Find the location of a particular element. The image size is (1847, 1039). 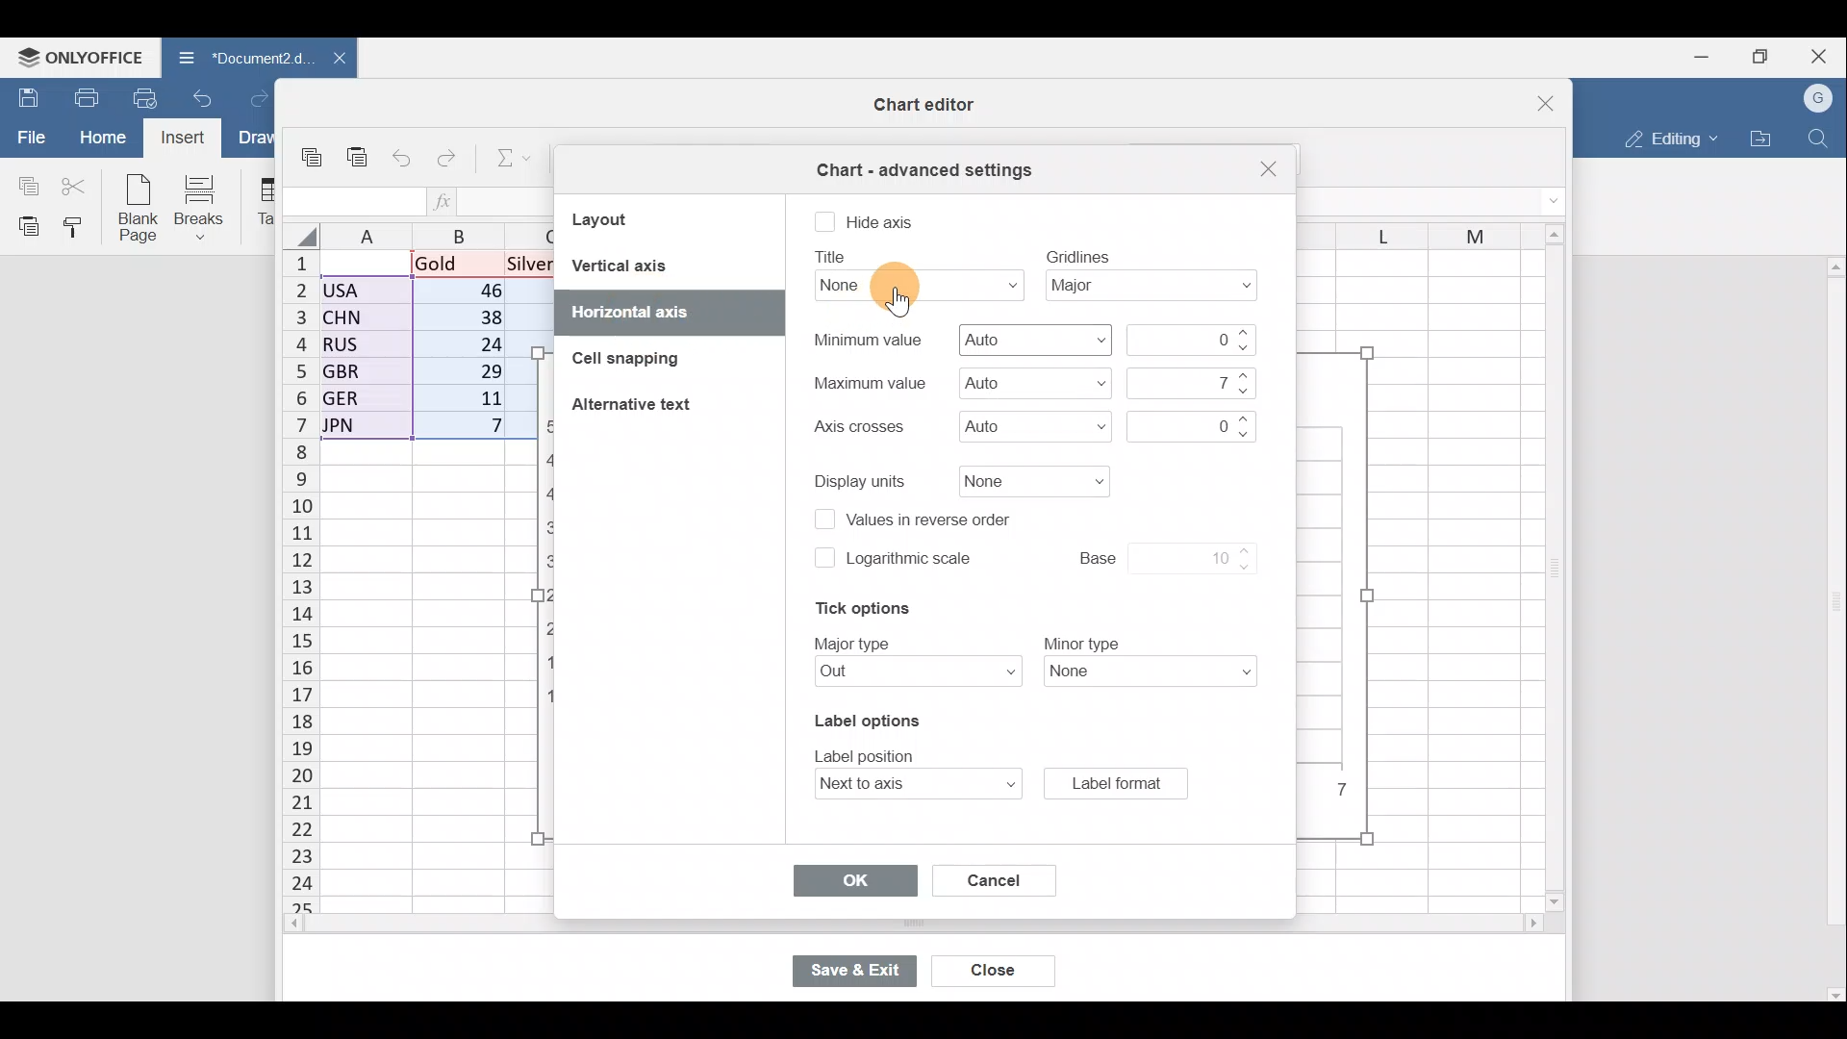

Cell snapping is located at coordinates (616, 362).